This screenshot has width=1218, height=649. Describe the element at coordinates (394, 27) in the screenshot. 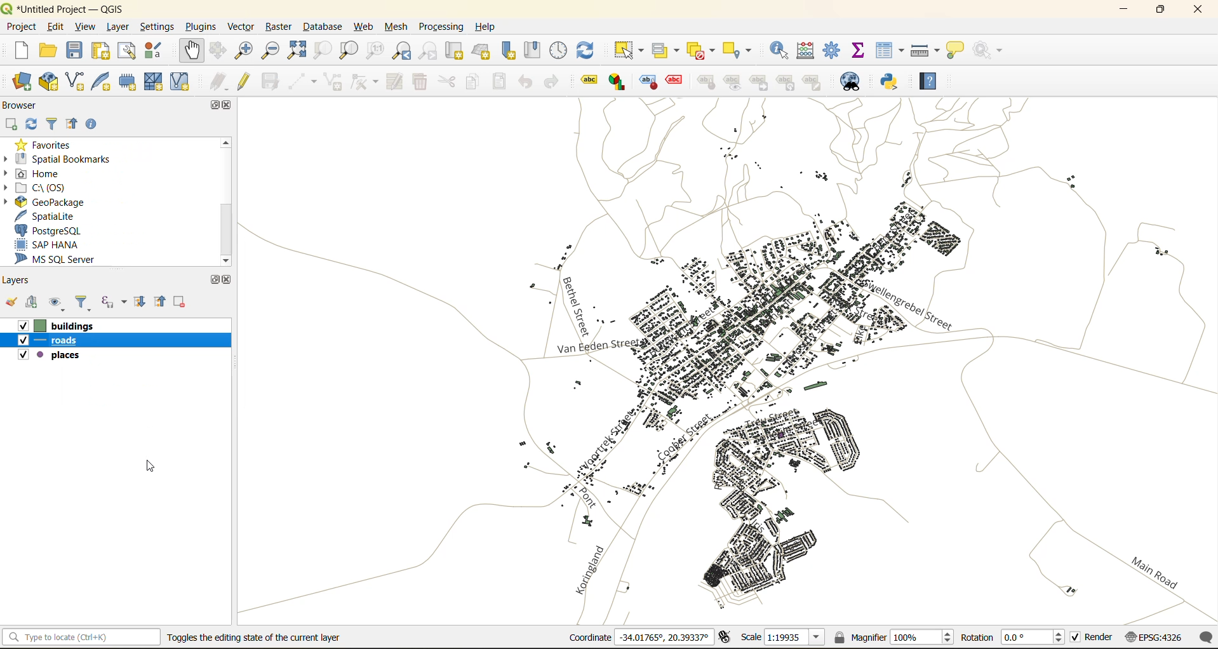

I see `mesh` at that location.